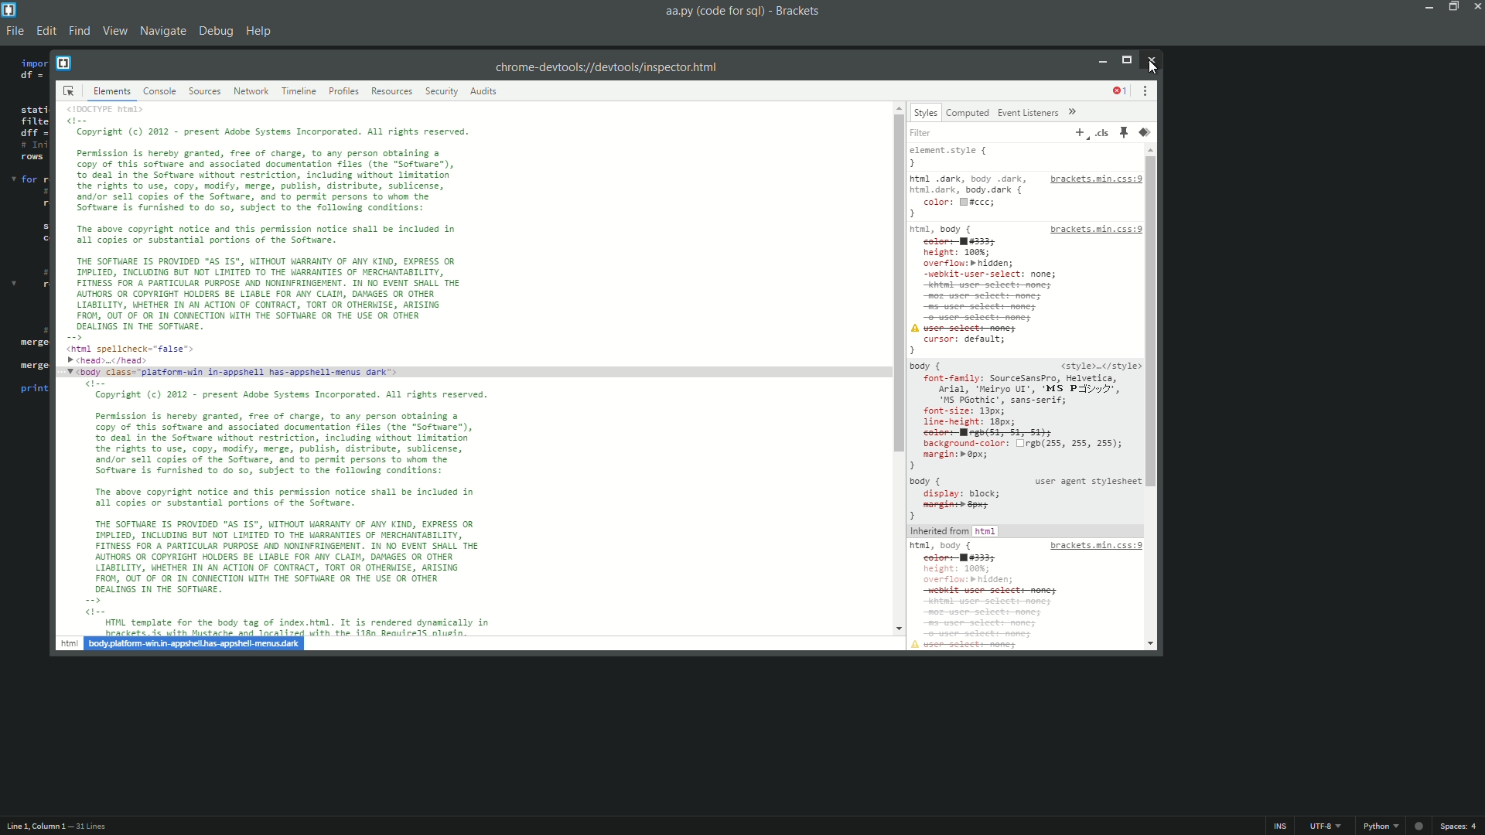 This screenshot has height=835, width=1485. What do you see at coordinates (64, 63) in the screenshot?
I see `app icon` at bounding box center [64, 63].